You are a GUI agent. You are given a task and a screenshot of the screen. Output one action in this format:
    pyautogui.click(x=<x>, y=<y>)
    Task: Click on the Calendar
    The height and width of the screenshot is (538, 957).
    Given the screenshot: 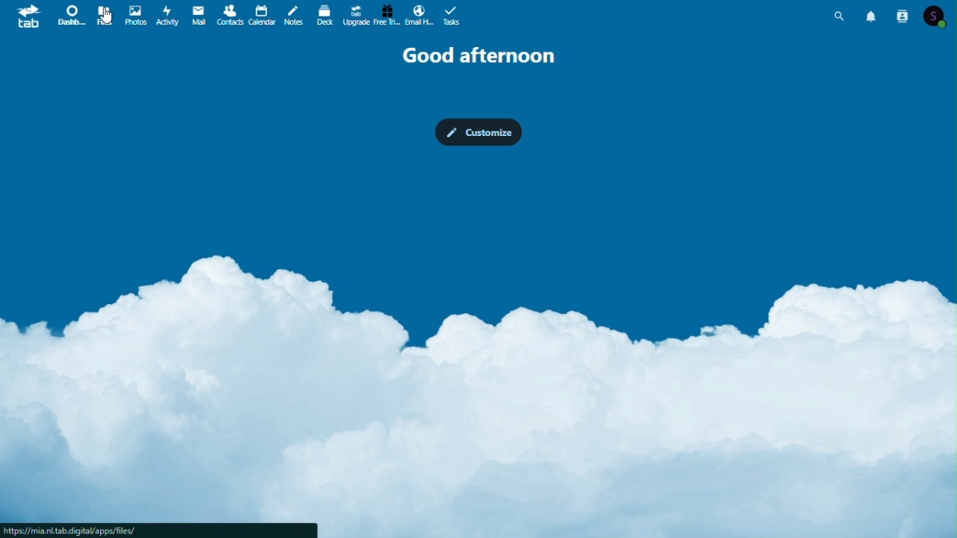 What is the action you would take?
    pyautogui.click(x=262, y=16)
    